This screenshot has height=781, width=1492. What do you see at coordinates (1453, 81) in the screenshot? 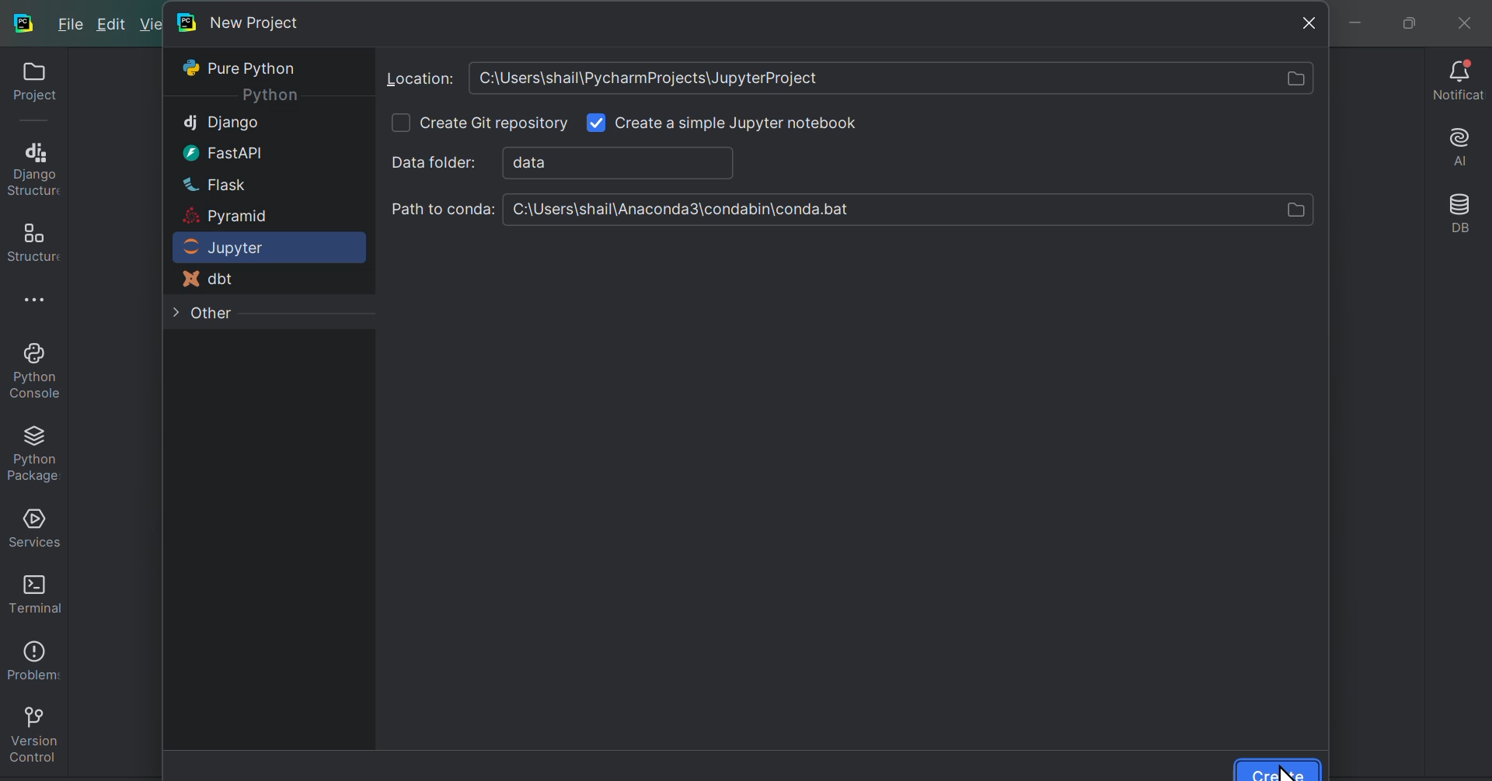
I see `Notifications` at bounding box center [1453, 81].